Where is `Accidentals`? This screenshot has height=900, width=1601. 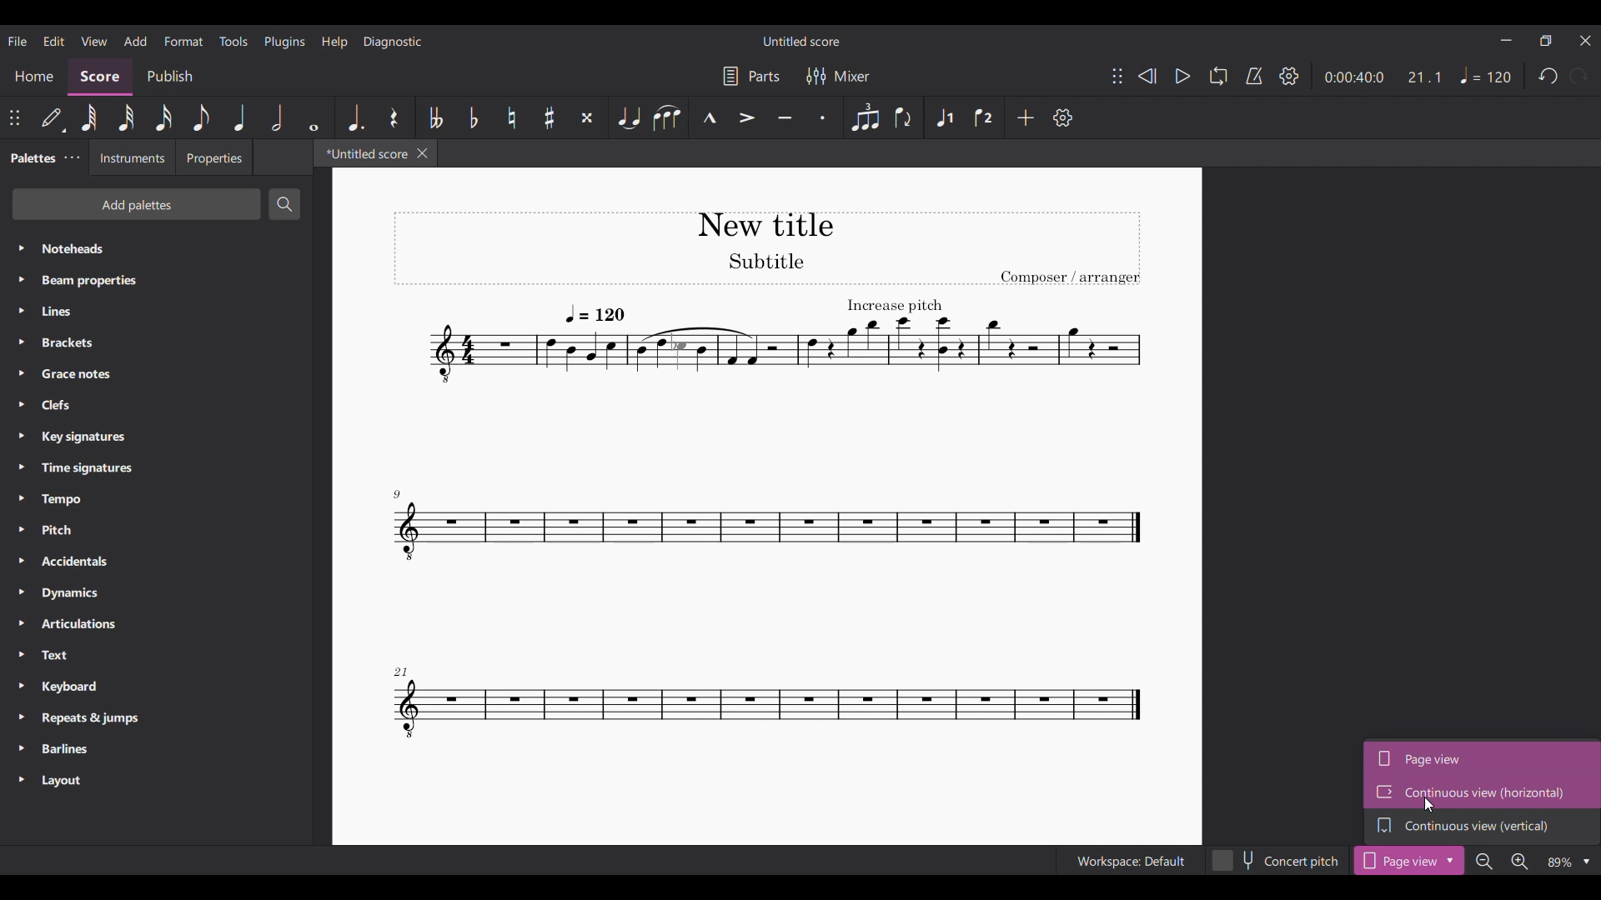 Accidentals is located at coordinates (156, 561).